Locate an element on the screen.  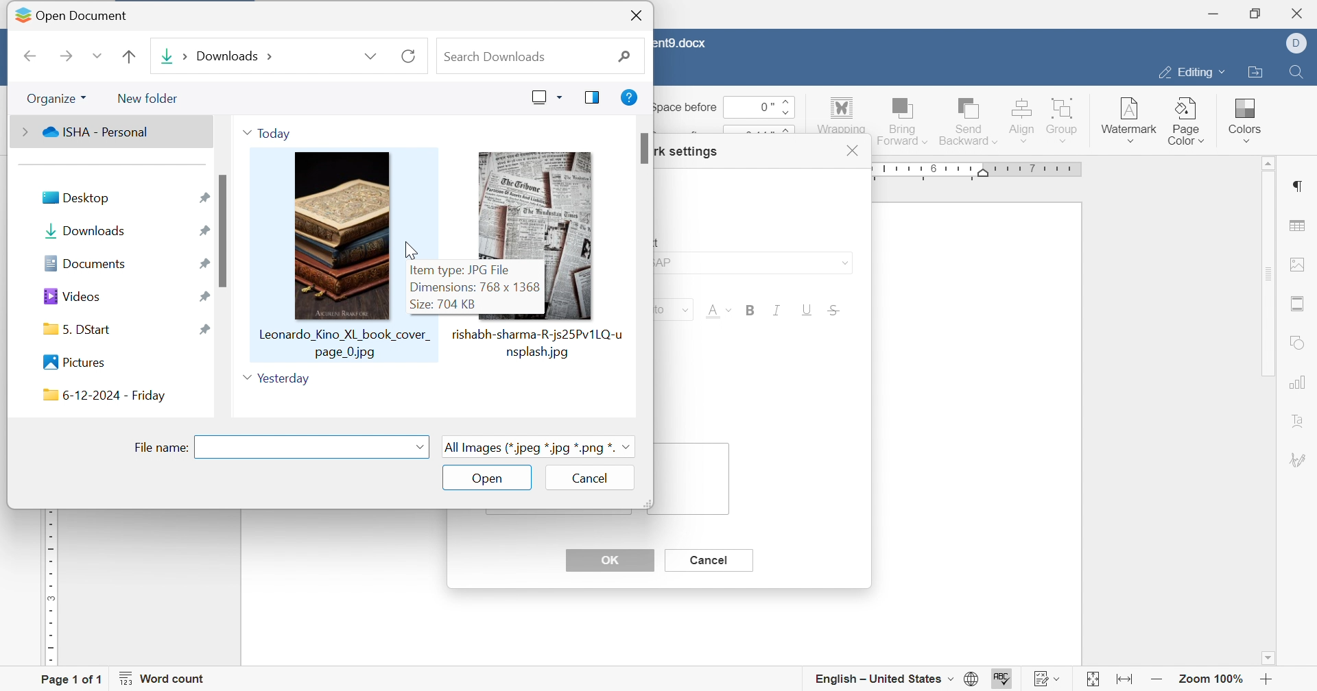
change your view is located at coordinates (547, 96).